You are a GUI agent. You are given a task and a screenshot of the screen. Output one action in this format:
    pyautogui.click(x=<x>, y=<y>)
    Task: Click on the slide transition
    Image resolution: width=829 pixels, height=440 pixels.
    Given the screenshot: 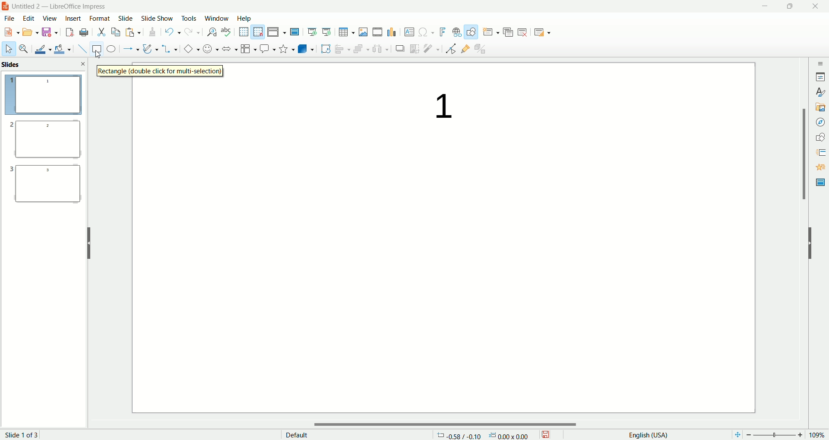 What is the action you would take?
    pyautogui.click(x=820, y=151)
    